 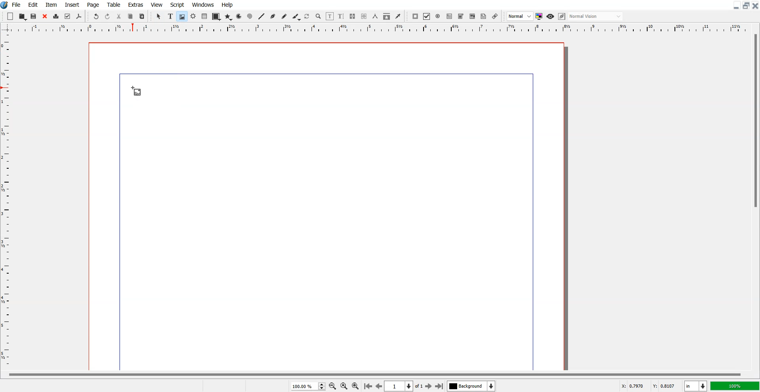 What do you see at coordinates (216, 17) in the screenshot?
I see `Shape` at bounding box center [216, 17].